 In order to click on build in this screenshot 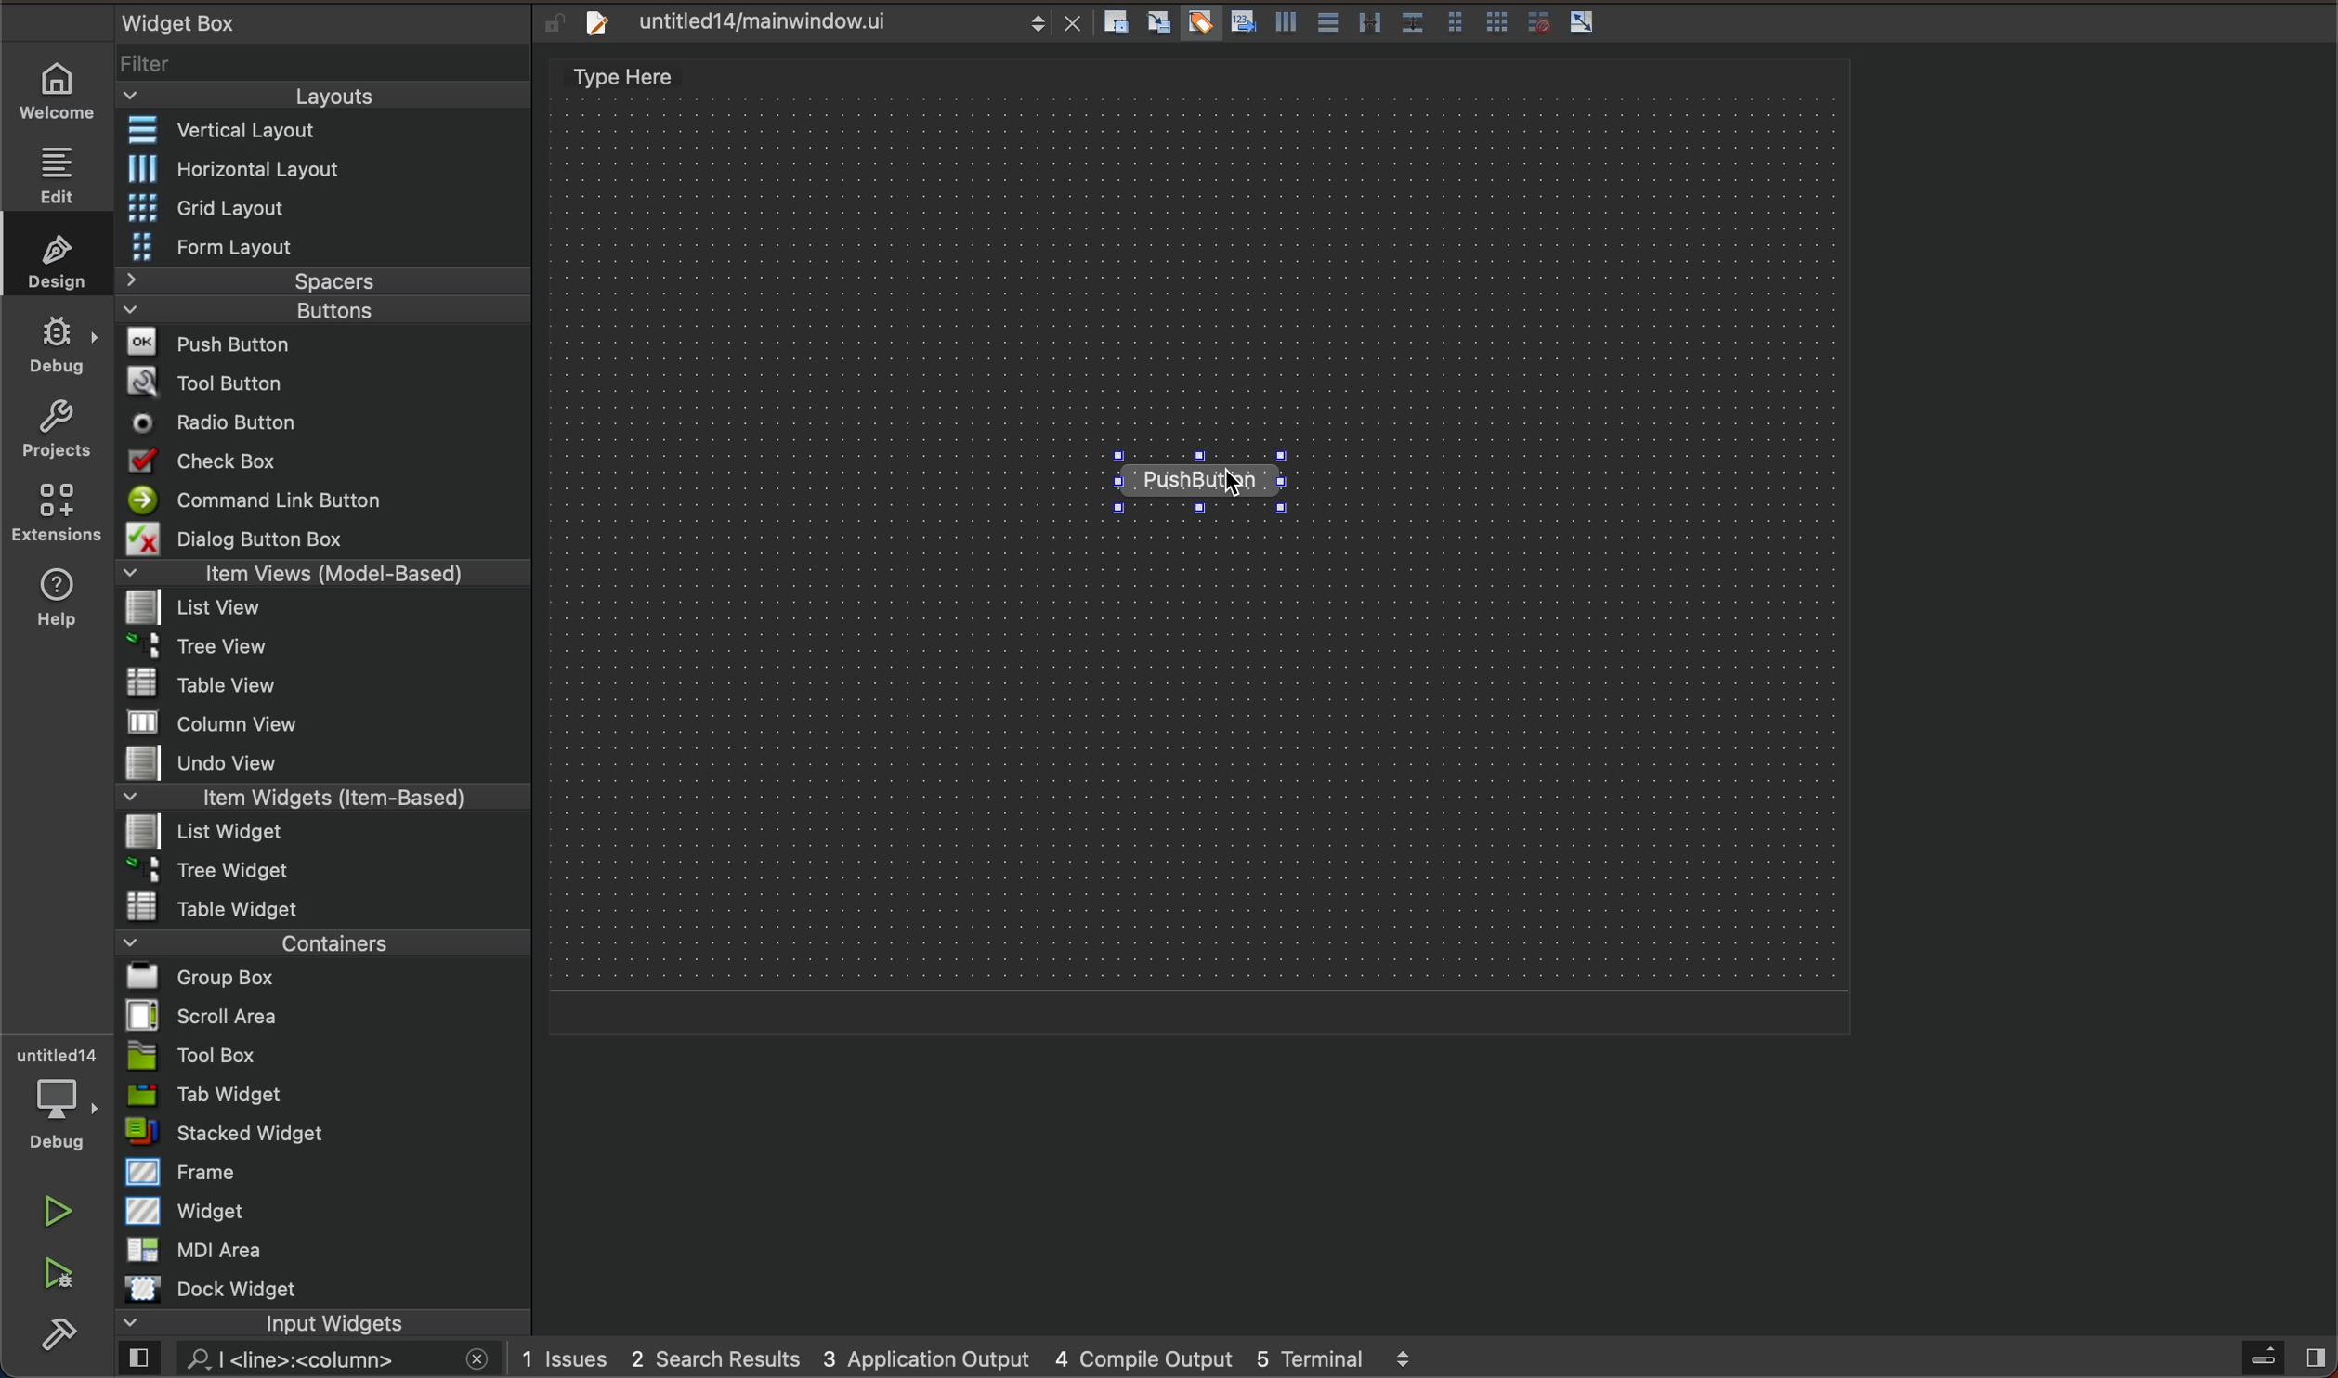, I will do `click(54, 1342)`.